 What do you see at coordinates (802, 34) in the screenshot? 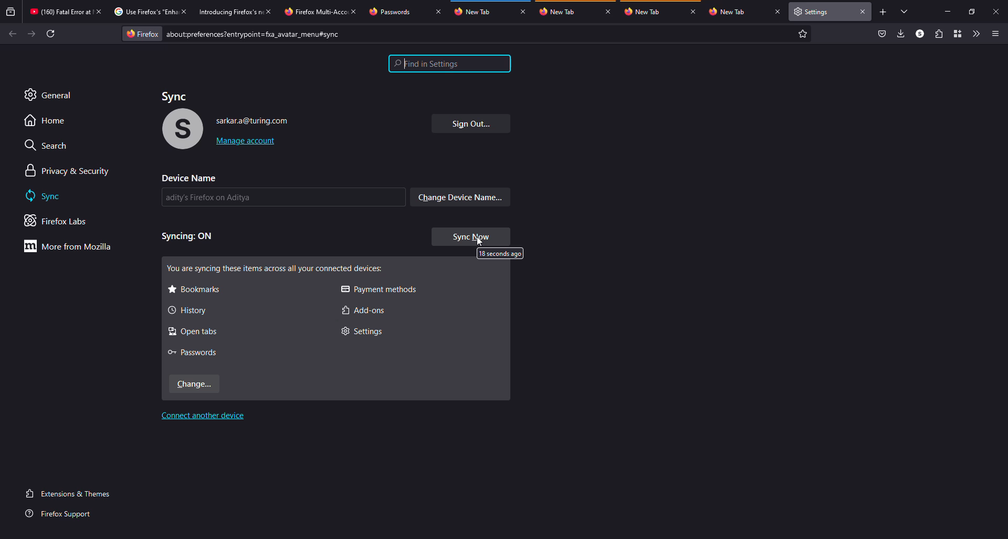
I see `favorite` at bounding box center [802, 34].